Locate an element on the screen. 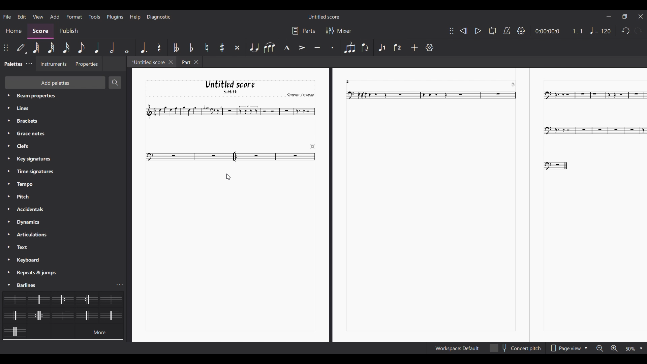 The image size is (647, 364). Palette settings is located at coordinates (30, 161).